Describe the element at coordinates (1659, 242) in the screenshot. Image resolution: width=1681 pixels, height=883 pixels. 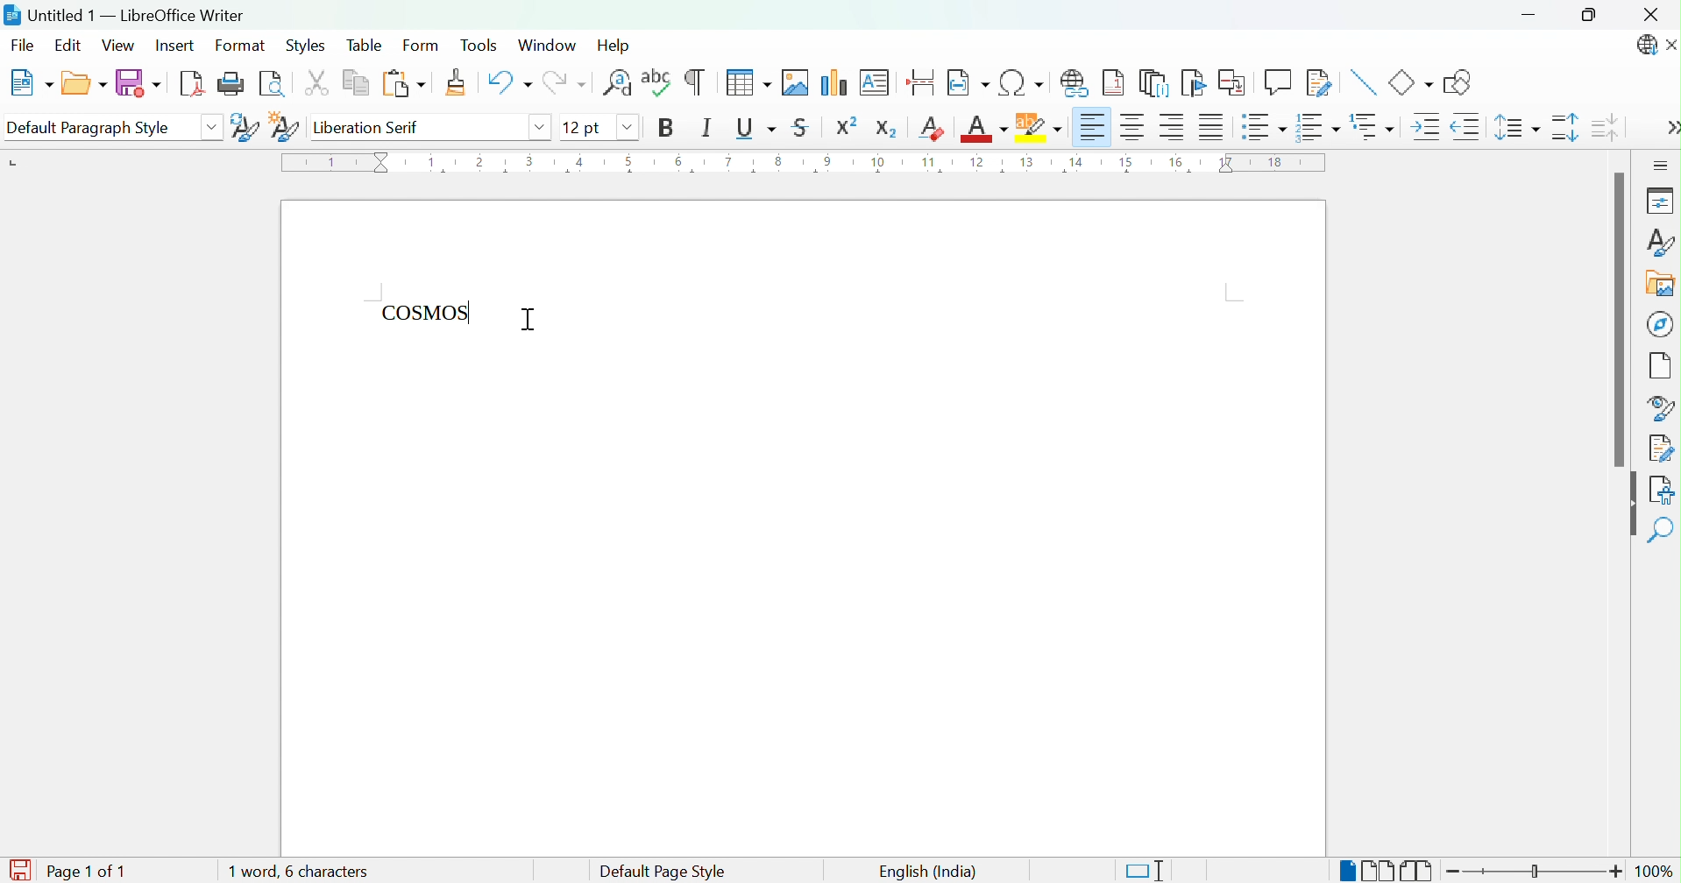
I see `Styles` at that location.